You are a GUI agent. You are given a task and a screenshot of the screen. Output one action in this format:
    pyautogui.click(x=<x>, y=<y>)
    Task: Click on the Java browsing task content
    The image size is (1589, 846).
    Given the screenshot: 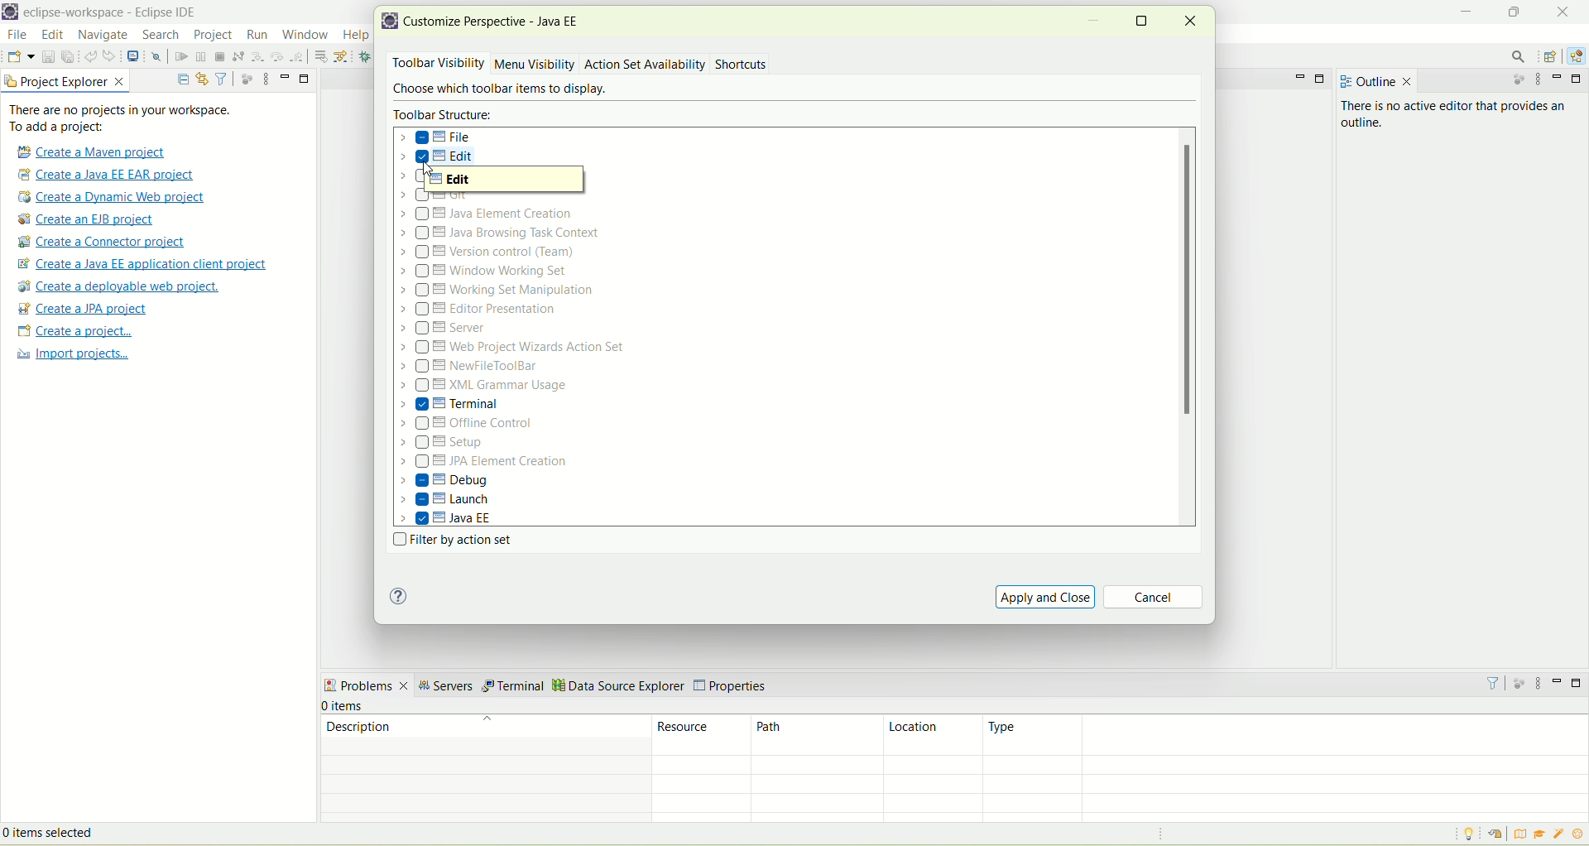 What is the action you would take?
    pyautogui.click(x=500, y=233)
    